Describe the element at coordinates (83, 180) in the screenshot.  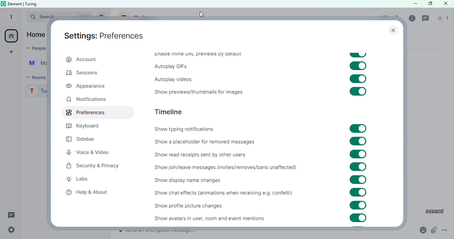
I see `Labs` at that location.